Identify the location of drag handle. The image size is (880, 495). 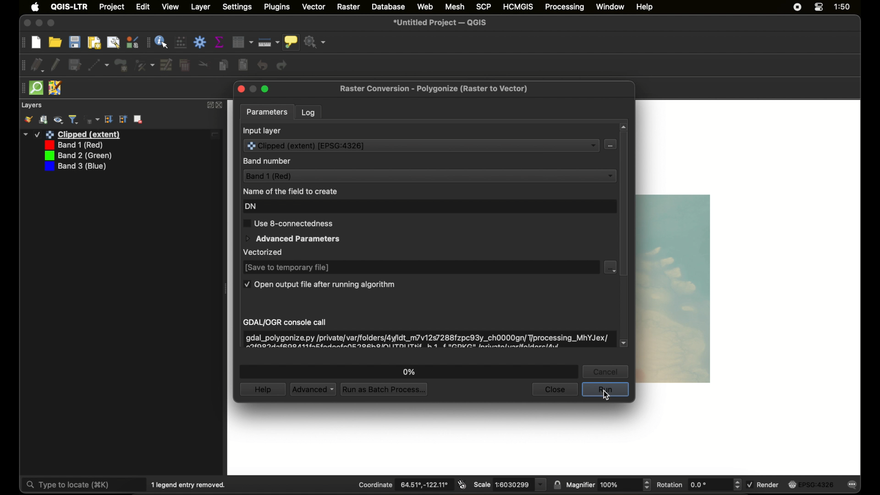
(22, 88).